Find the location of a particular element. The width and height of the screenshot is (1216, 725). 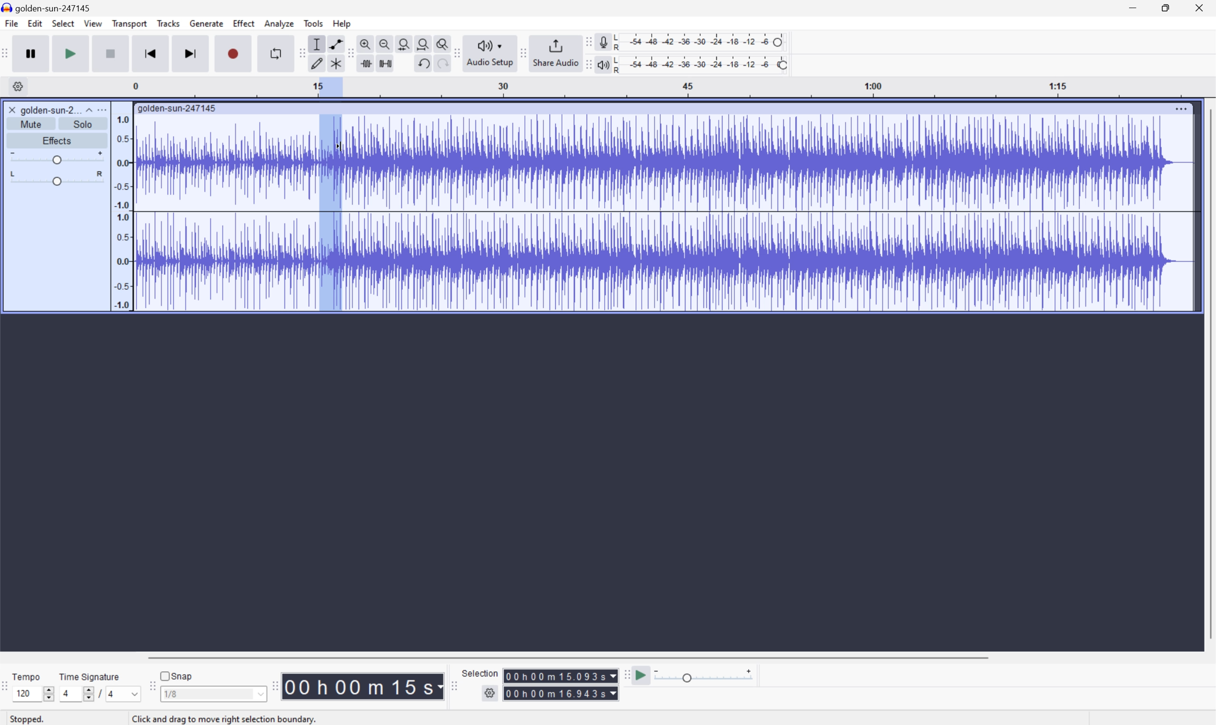

Playback meter is located at coordinates (601, 66).